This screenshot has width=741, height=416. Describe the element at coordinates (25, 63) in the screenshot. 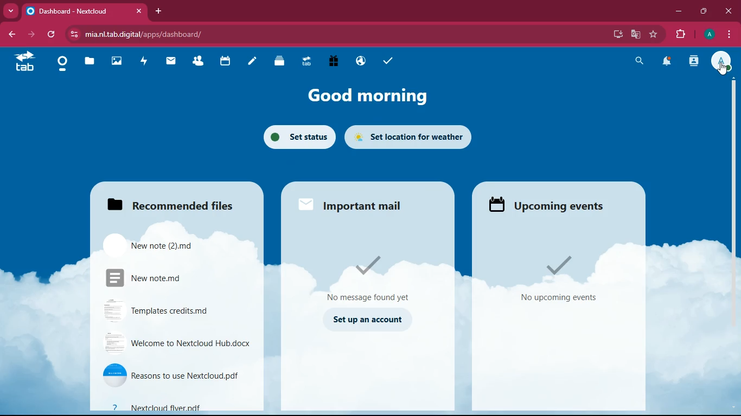

I see `tab` at that location.